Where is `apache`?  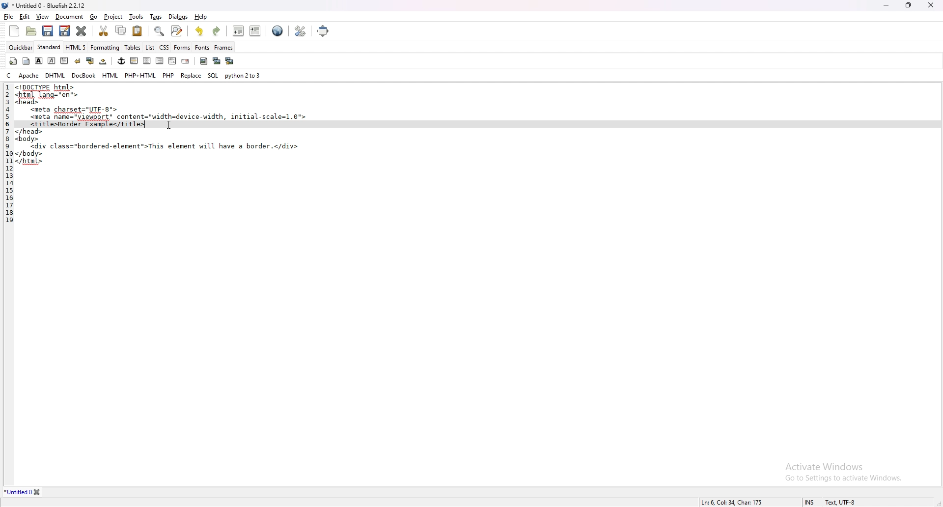 apache is located at coordinates (29, 75).